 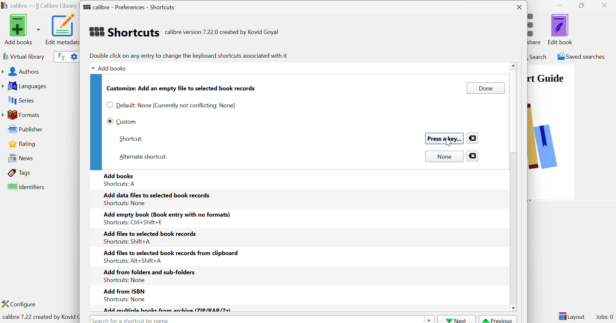 I want to click on Quick Start Guide, so click(x=546, y=78).